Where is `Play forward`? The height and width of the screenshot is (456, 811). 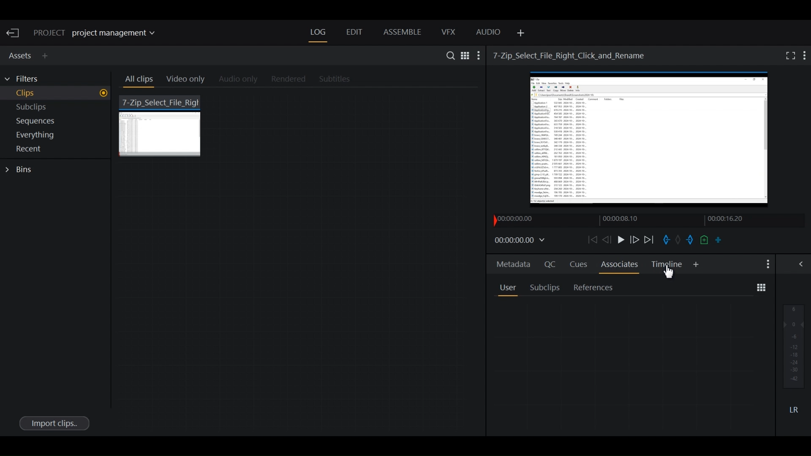
Play forward is located at coordinates (650, 240).